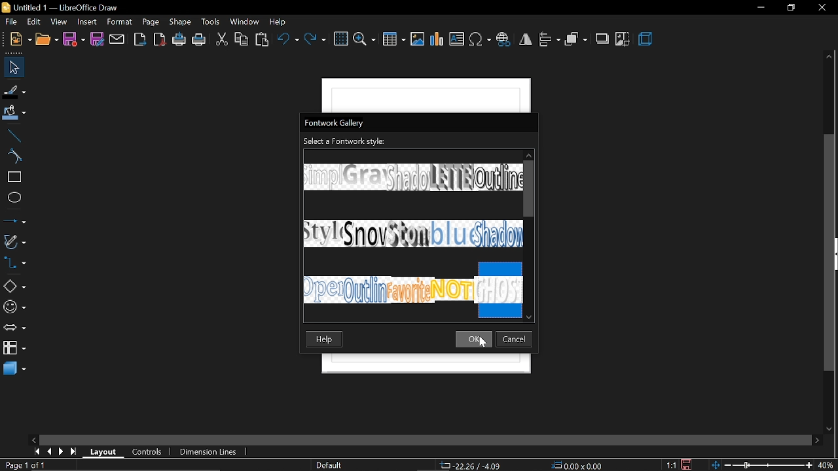 The image size is (838, 471). What do you see at coordinates (529, 317) in the screenshot?
I see `move down` at bounding box center [529, 317].